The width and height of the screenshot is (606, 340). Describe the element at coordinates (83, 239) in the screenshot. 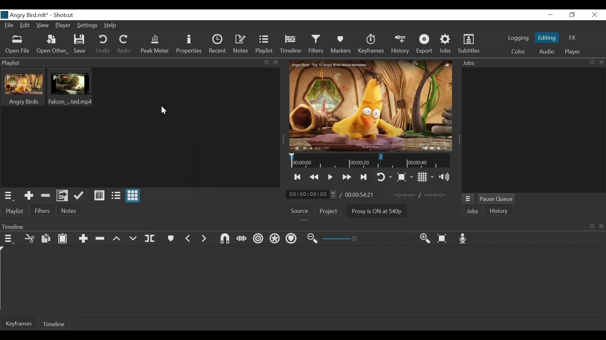

I see `Append` at that location.